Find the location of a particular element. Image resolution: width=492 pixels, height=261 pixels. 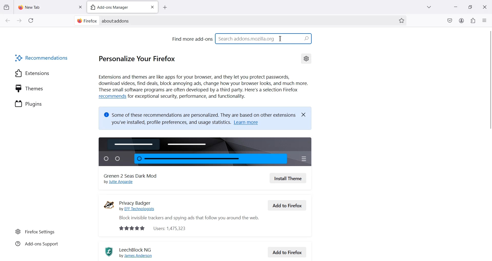

Account is located at coordinates (462, 20).